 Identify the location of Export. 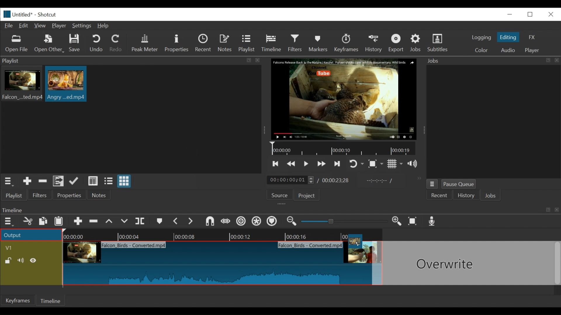
(397, 44).